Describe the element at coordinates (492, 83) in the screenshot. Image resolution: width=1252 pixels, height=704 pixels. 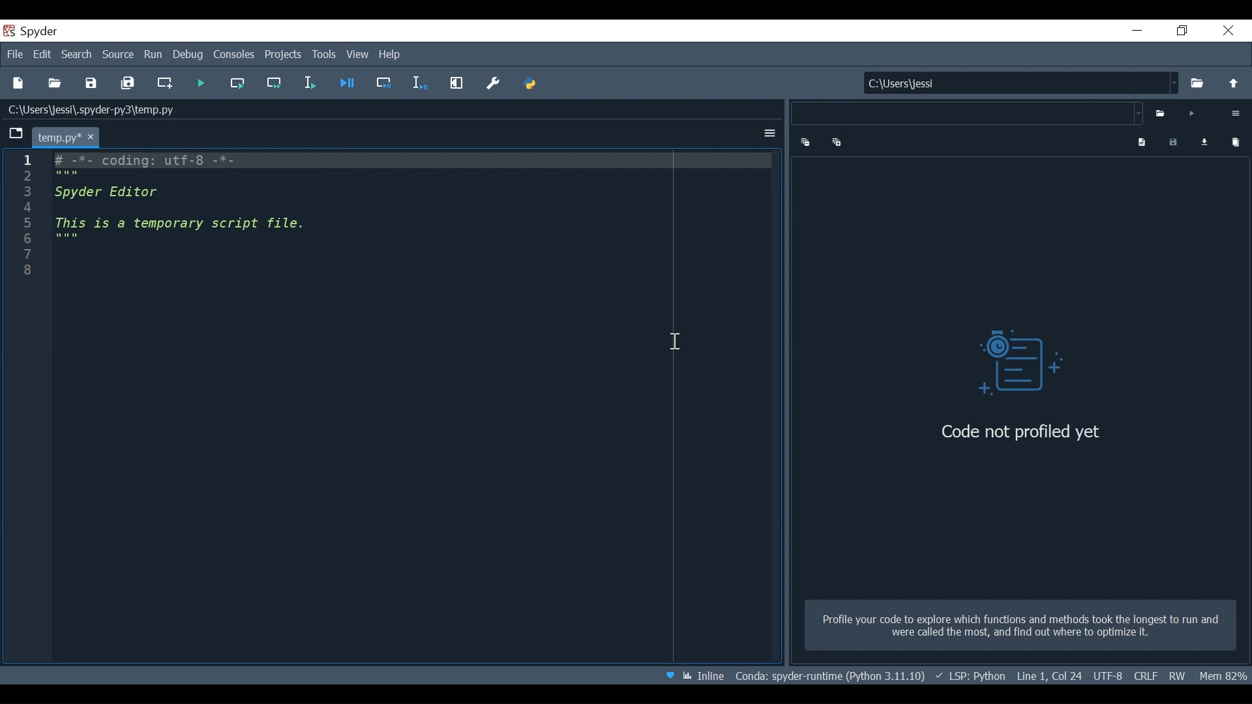
I see `Preferences` at that location.